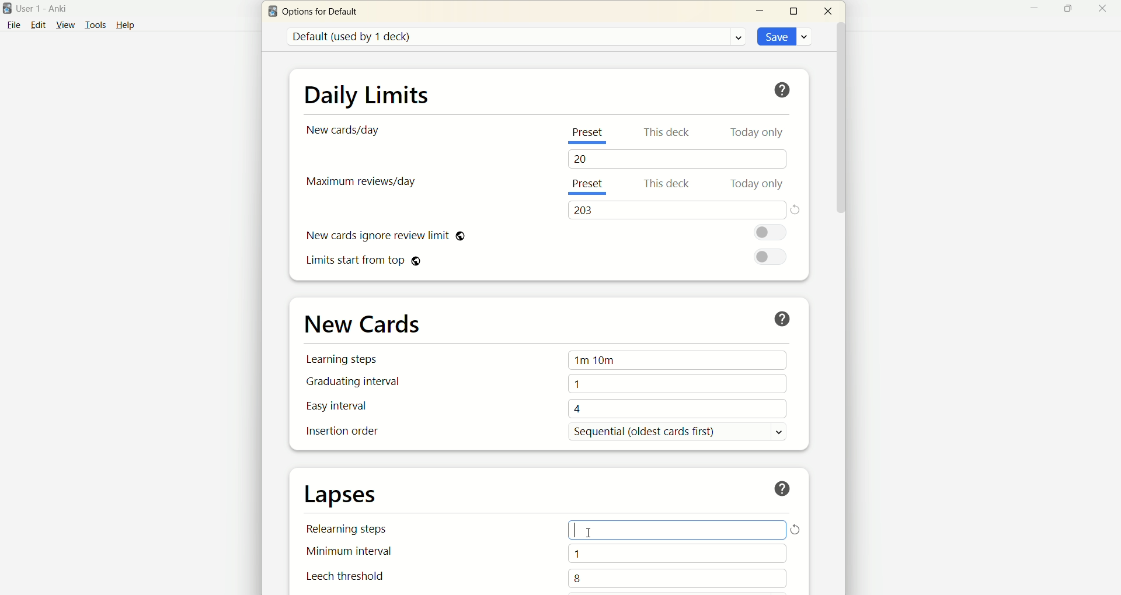 The image size is (1121, 595). Describe the element at coordinates (584, 532) in the screenshot. I see `cursor` at that location.